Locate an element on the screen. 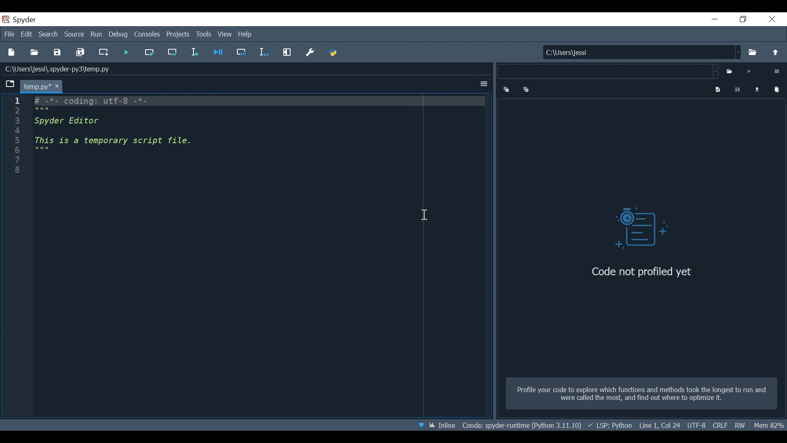  Close is located at coordinates (771, 19).